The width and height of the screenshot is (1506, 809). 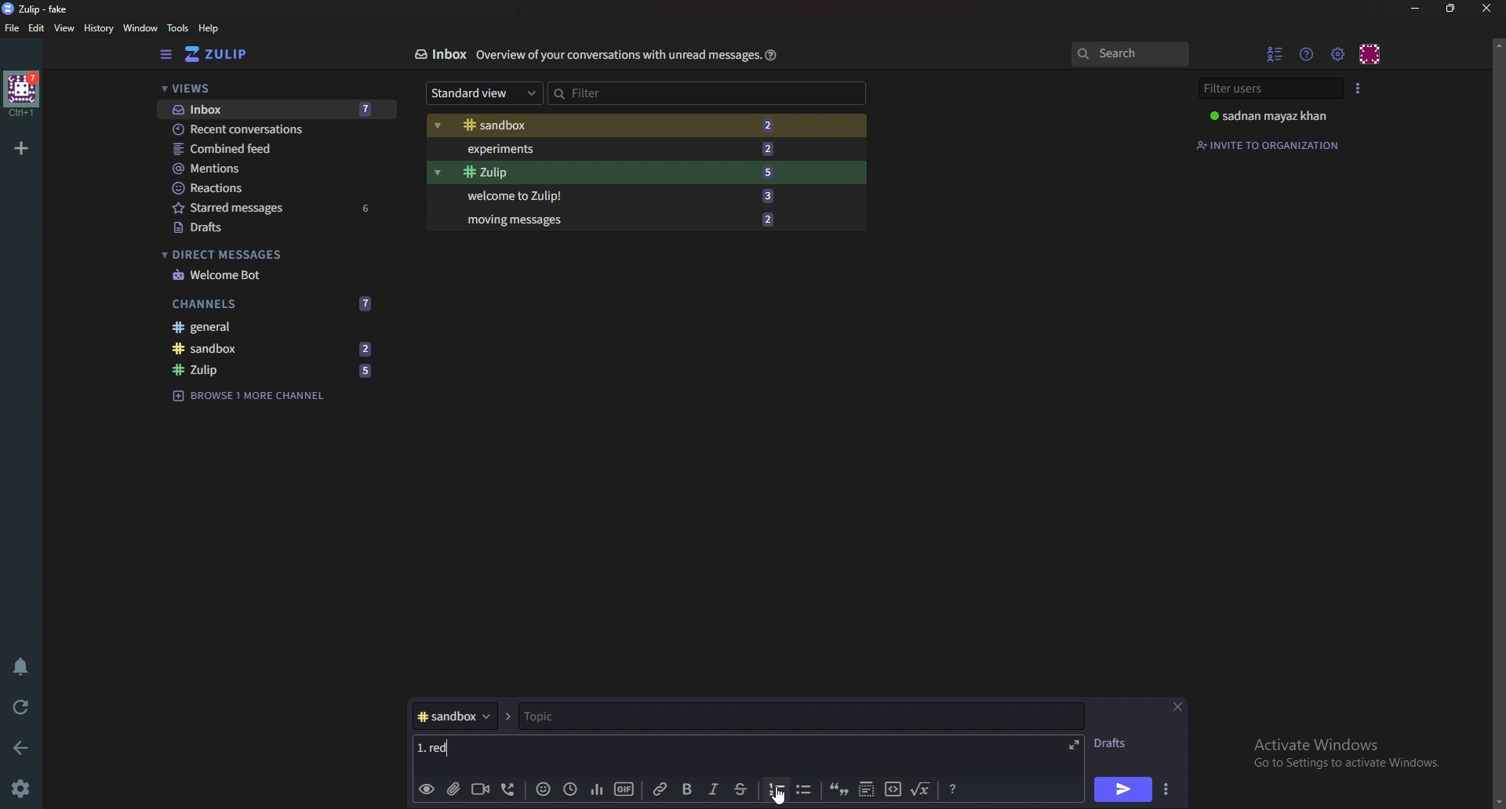 I want to click on Emoji, so click(x=540, y=790).